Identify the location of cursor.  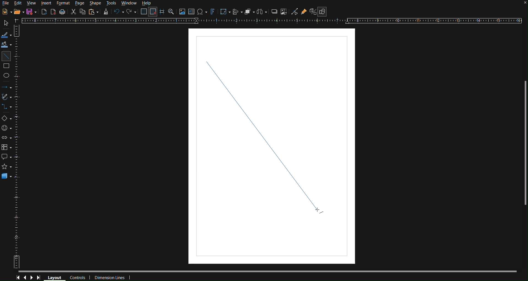
(320, 210).